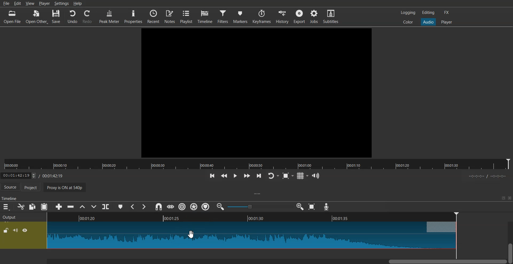 The image size is (513, 264). I want to click on Ripple marketers, so click(206, 207).